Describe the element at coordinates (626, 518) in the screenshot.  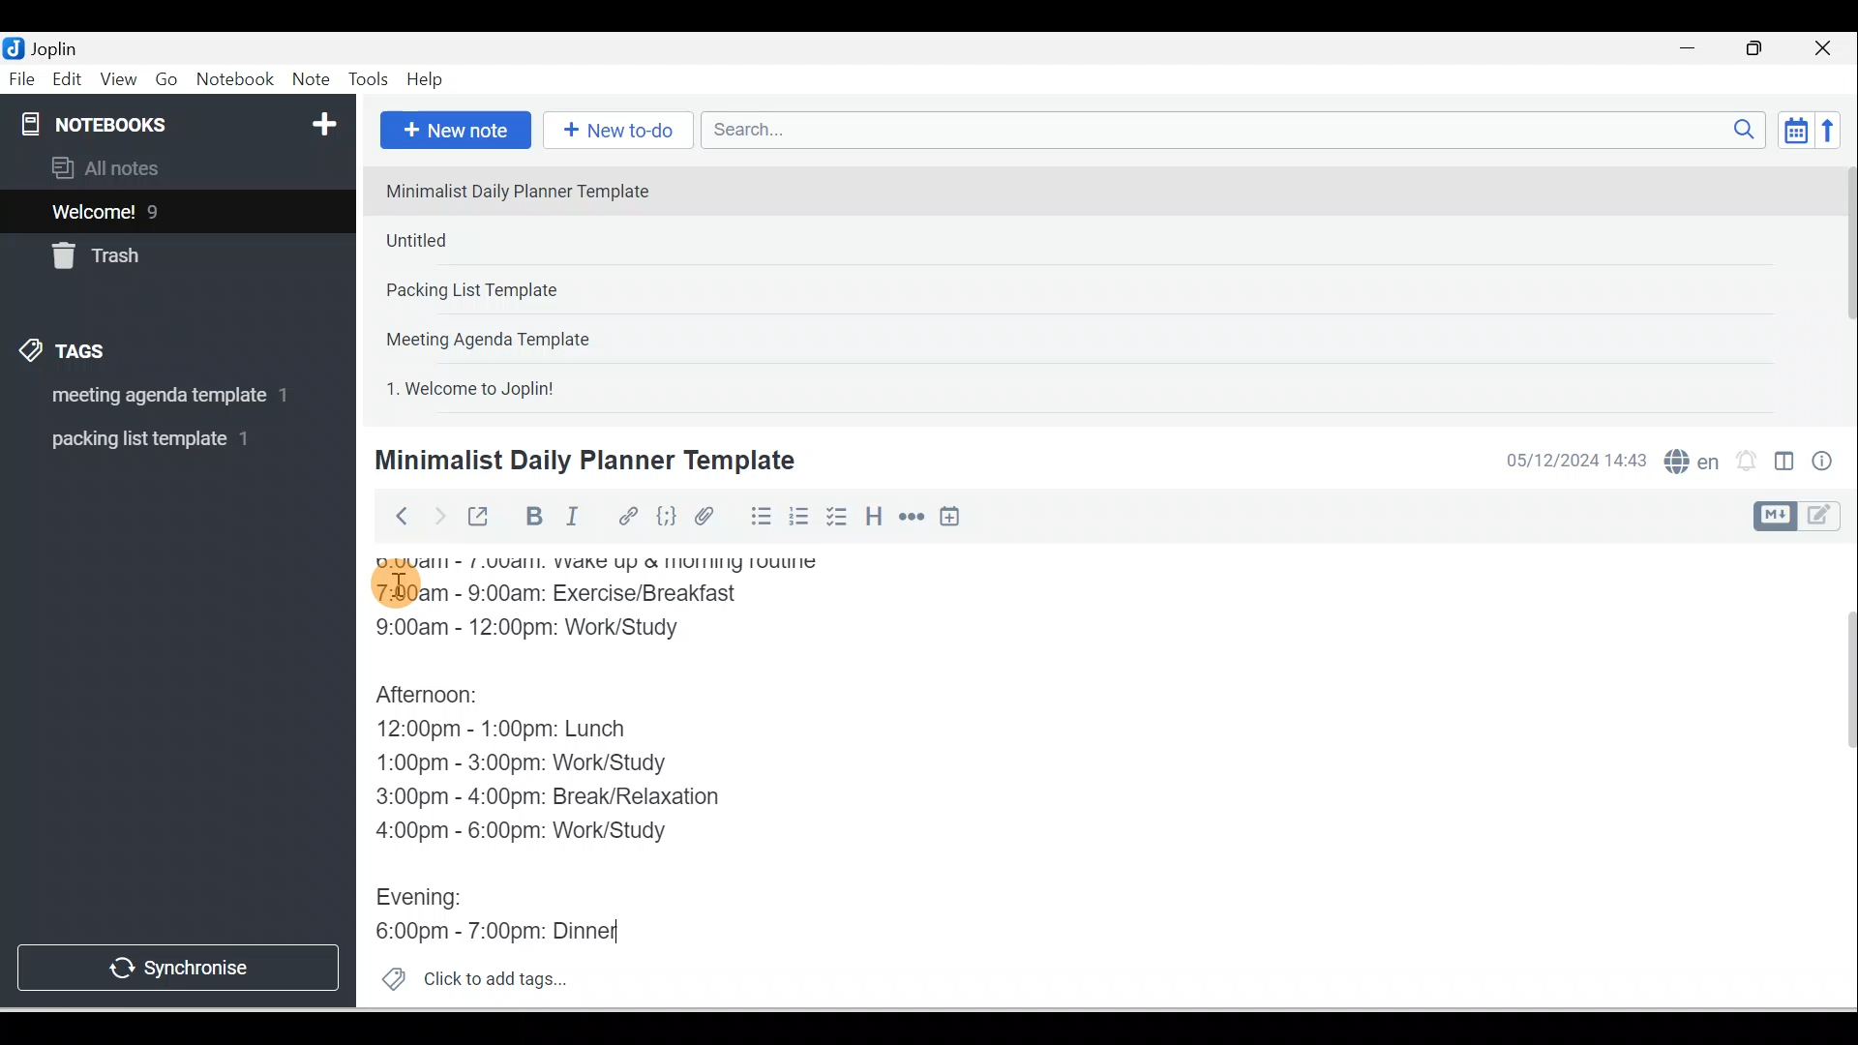
I see `Hyperlink` at that location.